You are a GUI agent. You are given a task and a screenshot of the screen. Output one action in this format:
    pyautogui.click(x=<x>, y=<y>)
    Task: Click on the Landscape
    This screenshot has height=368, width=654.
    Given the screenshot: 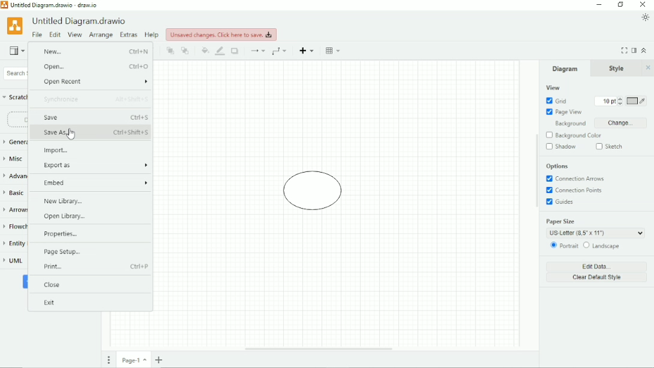 What is the action you would take?
    pyautogui.click(x=601, y=245)
    